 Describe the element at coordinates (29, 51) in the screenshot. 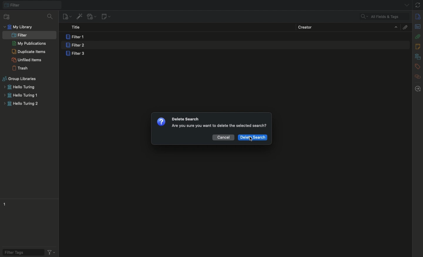

I see `Duplicate items` at that location.